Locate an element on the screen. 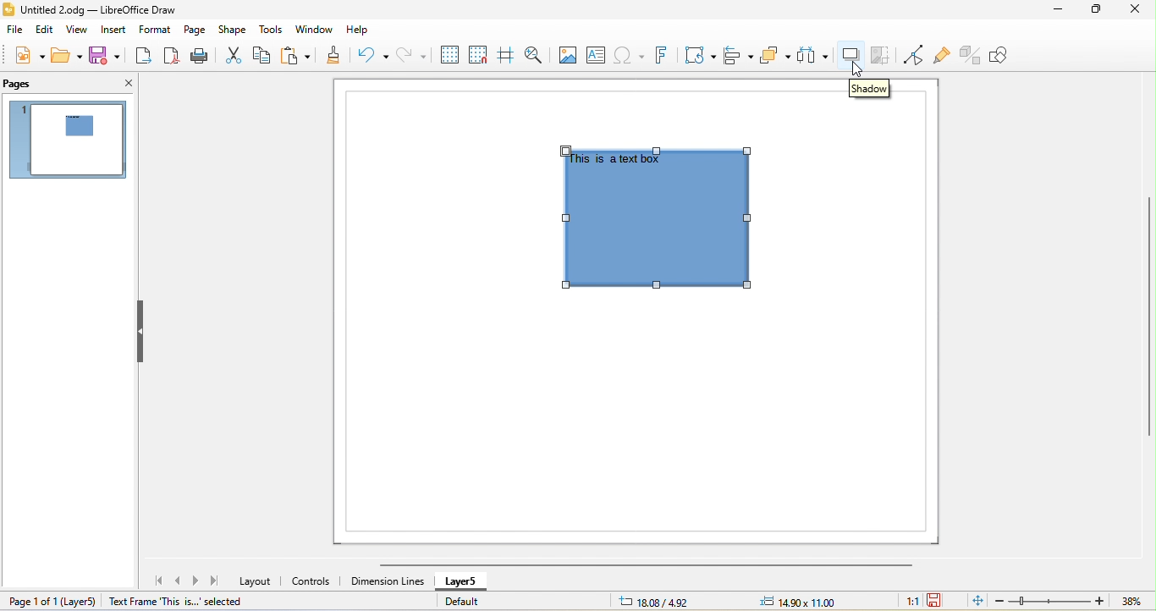  18.08/4.92 is located at coordinates (657, 601).